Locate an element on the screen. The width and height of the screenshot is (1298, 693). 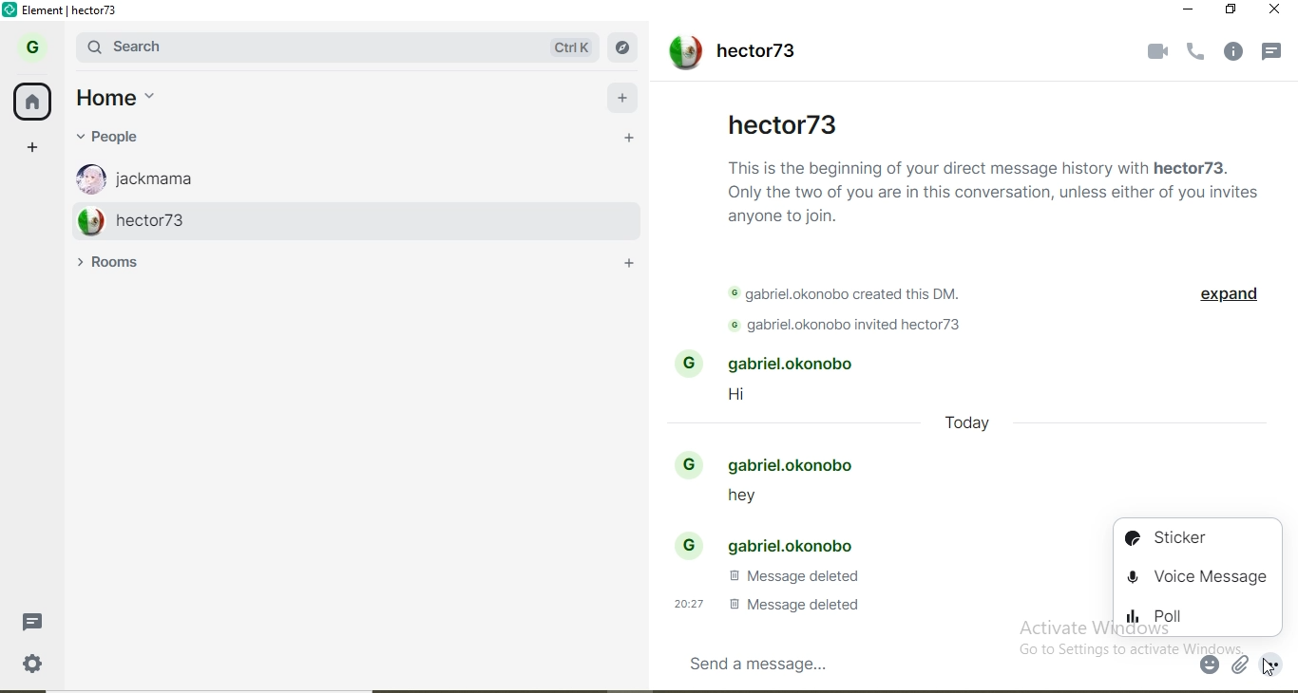
text 4 is located at coordinates (792, 576).